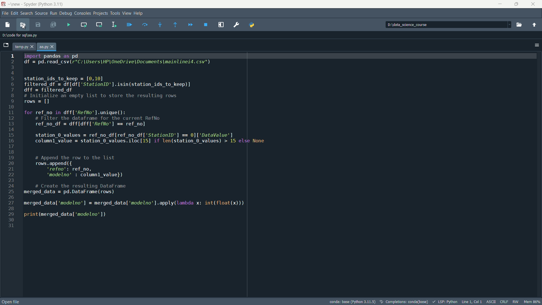 The image size is (542, 305). I want to click on debug file, so click(130, 25).